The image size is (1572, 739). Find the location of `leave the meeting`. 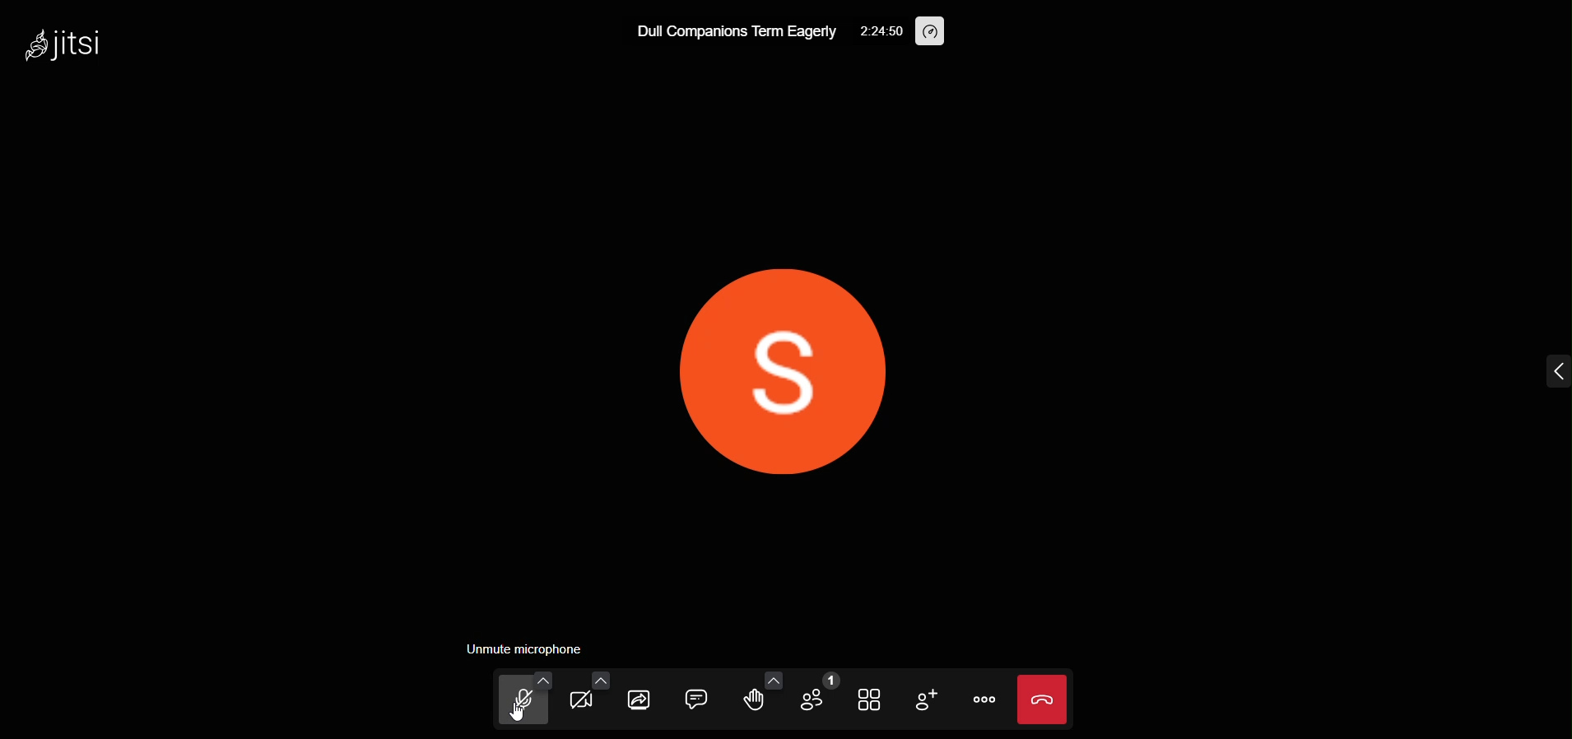

leave the meeting is located at coordinates (1044, 699).